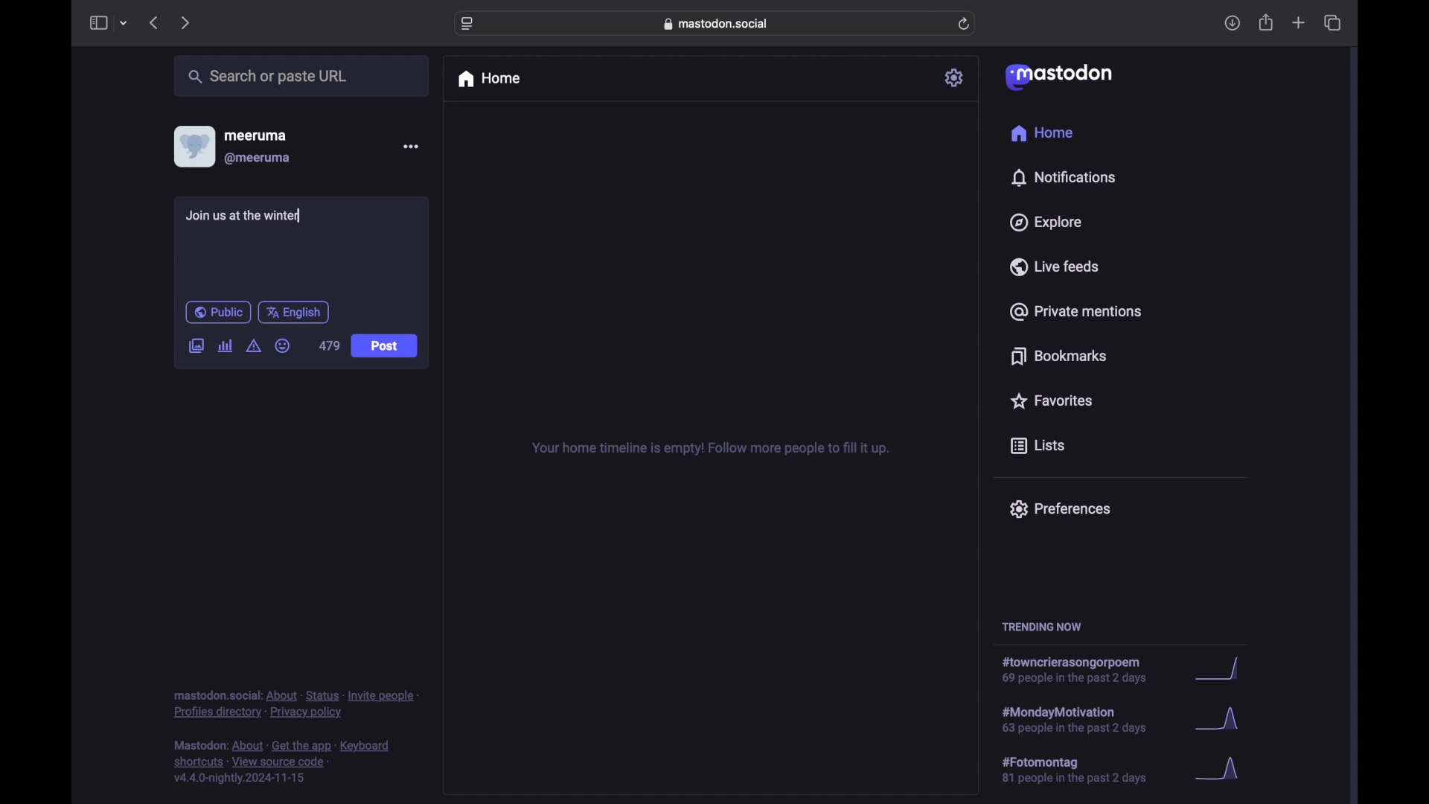  What do you see at coordinates (1221, 722) in the screenshot?
I see `graph` at bounding box center [1221, 722].